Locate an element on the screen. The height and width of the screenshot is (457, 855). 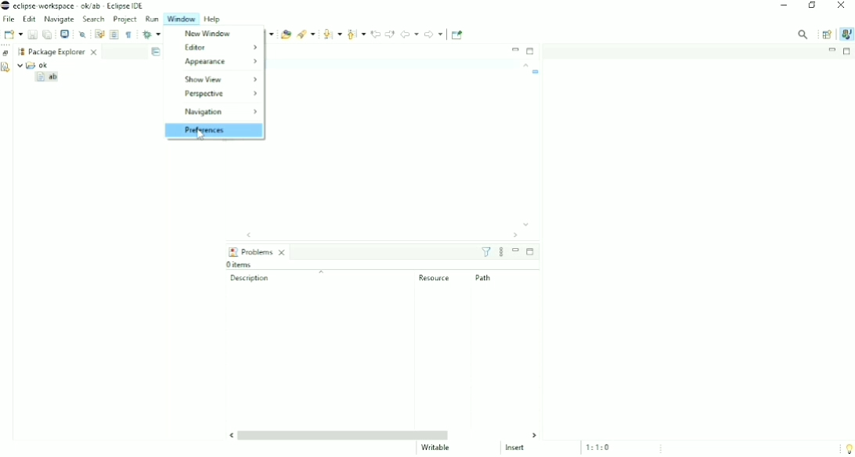
Search is located at coordinates (307, 34).